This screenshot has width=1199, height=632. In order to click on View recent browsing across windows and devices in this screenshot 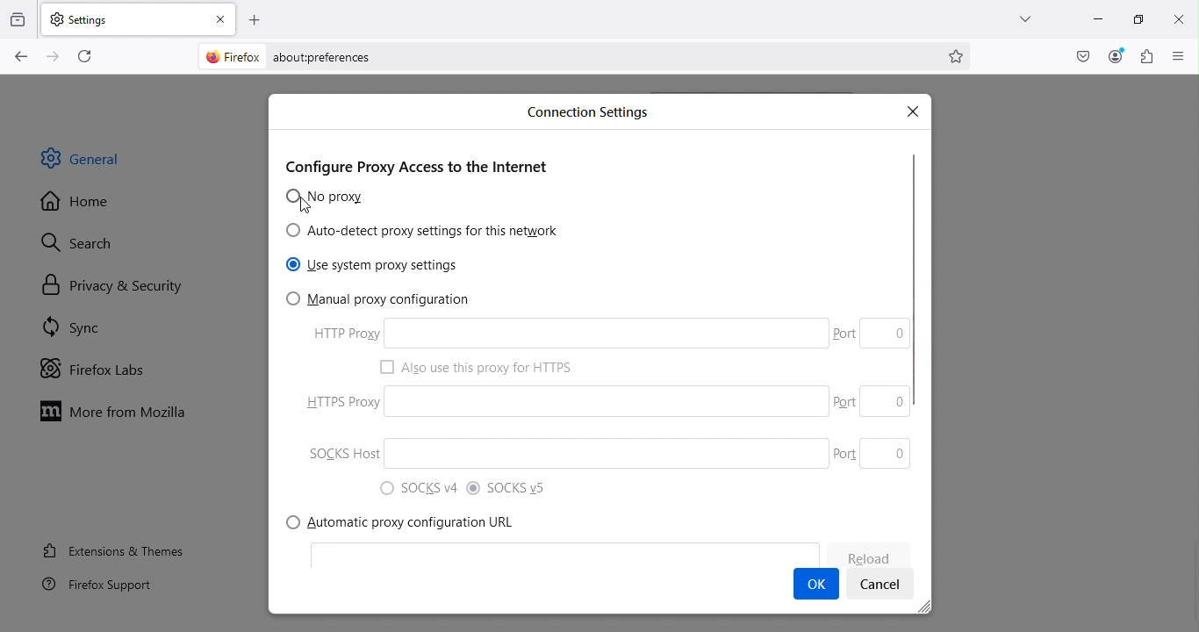, I will do `click(18, 16)`.